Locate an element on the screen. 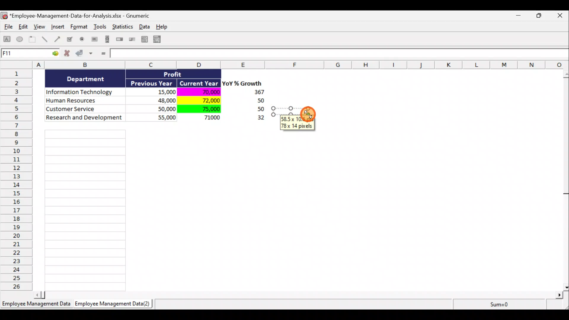 Image resolution: width=569 pixels, height=320 pixels. 58.5x 10.6 pts is located at coordinates (298, 119).